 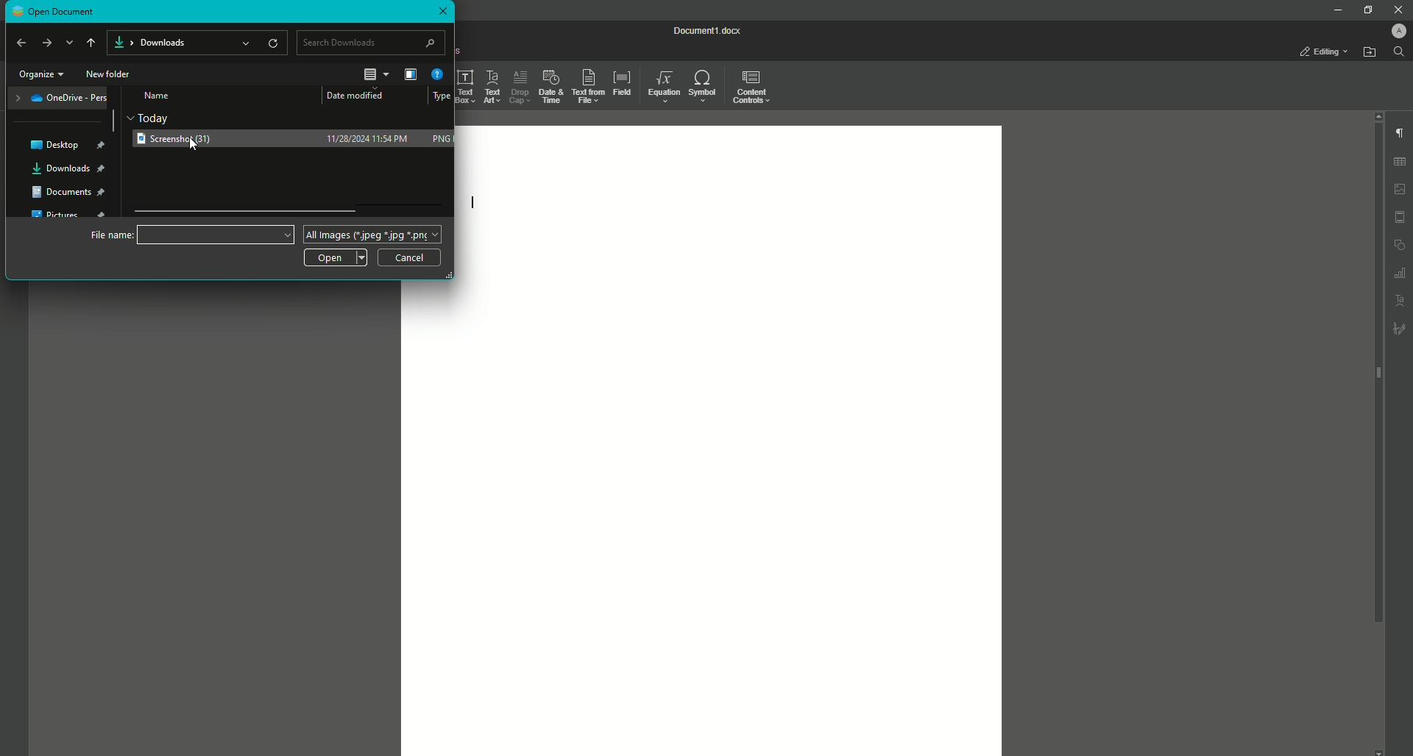 What do you see at coordinates (1395, 9) in the screenshot?
I see `Close` at bounding box center [1395, 9].